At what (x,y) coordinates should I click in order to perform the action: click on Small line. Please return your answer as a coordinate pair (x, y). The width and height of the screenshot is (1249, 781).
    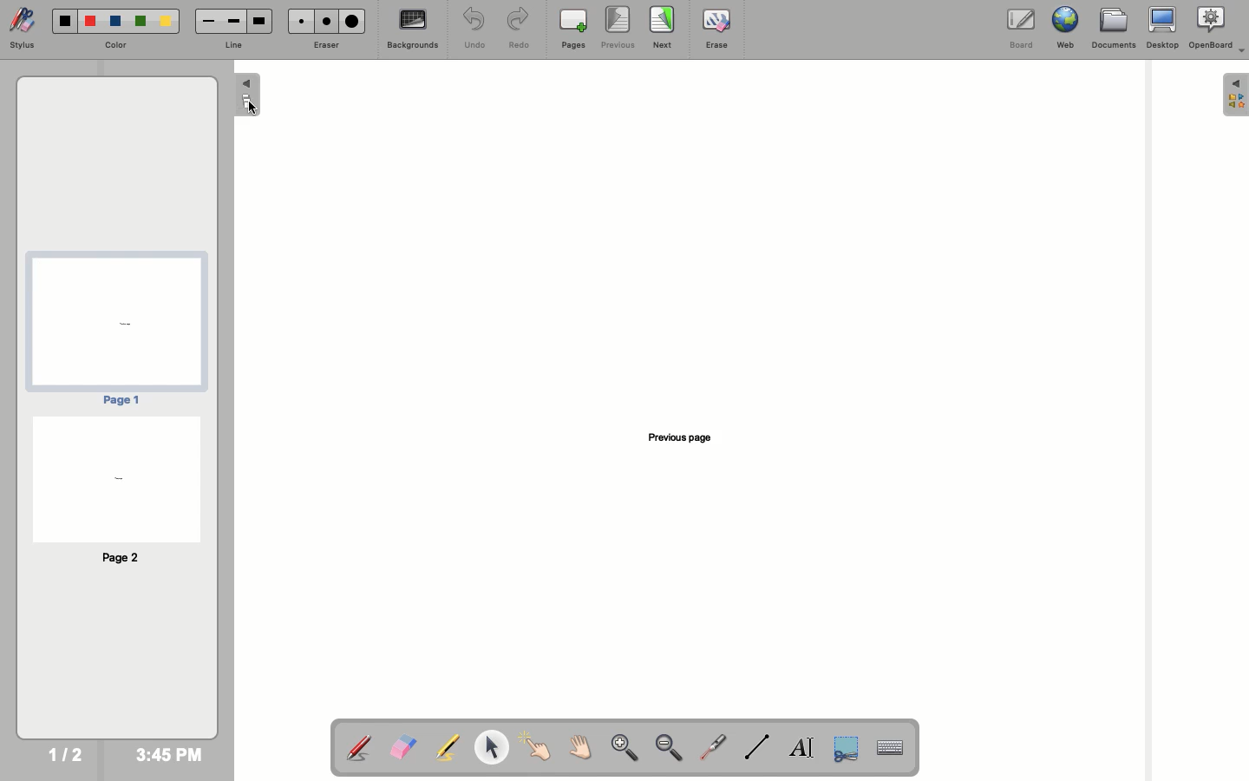
    Looking at the image, I should click on (209, 22).